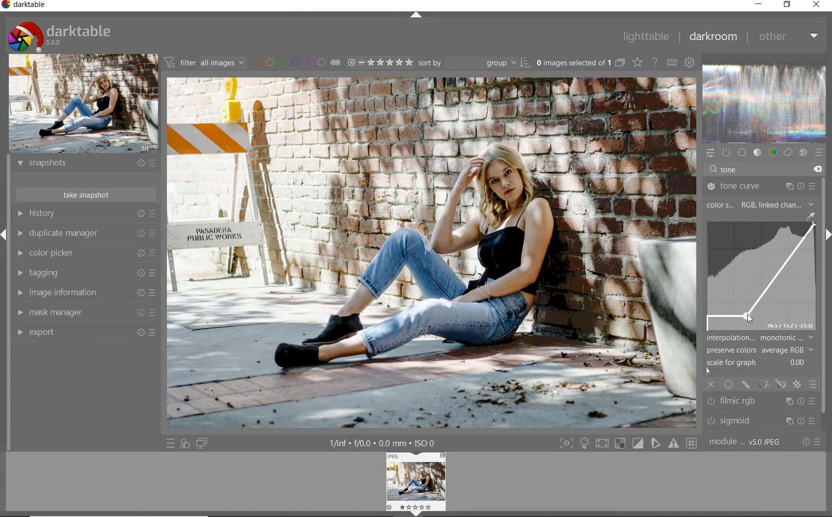 This screenshot has height=517, width=832. What do you see at coordinates (416, 484) in the screenshot?
I see `image preview` at bounding box center [416, 484].